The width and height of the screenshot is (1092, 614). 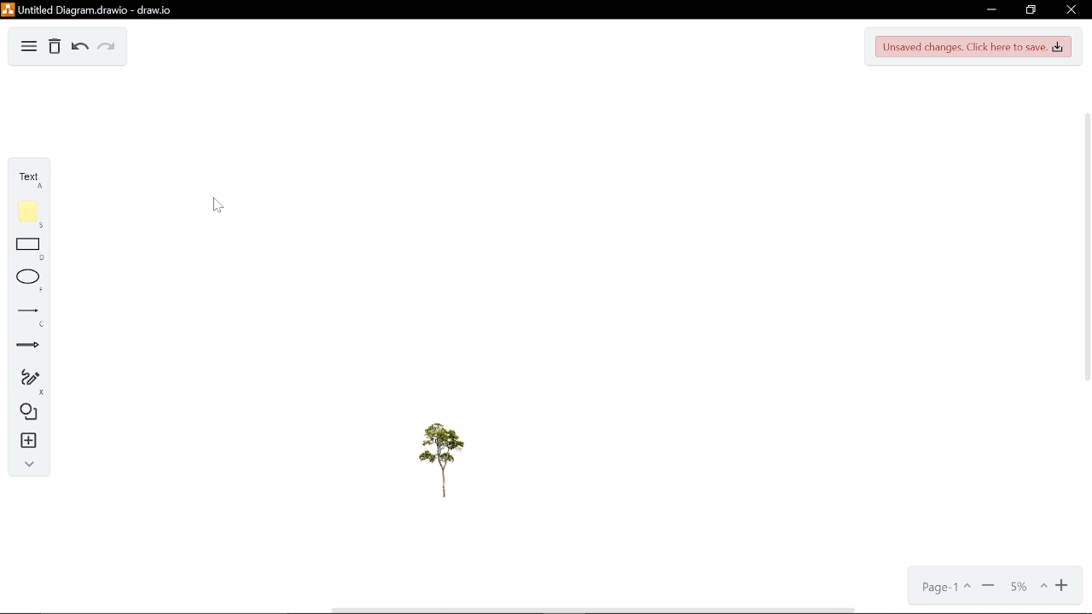 I want to click on Zoom out, so click(x=990, y=588).